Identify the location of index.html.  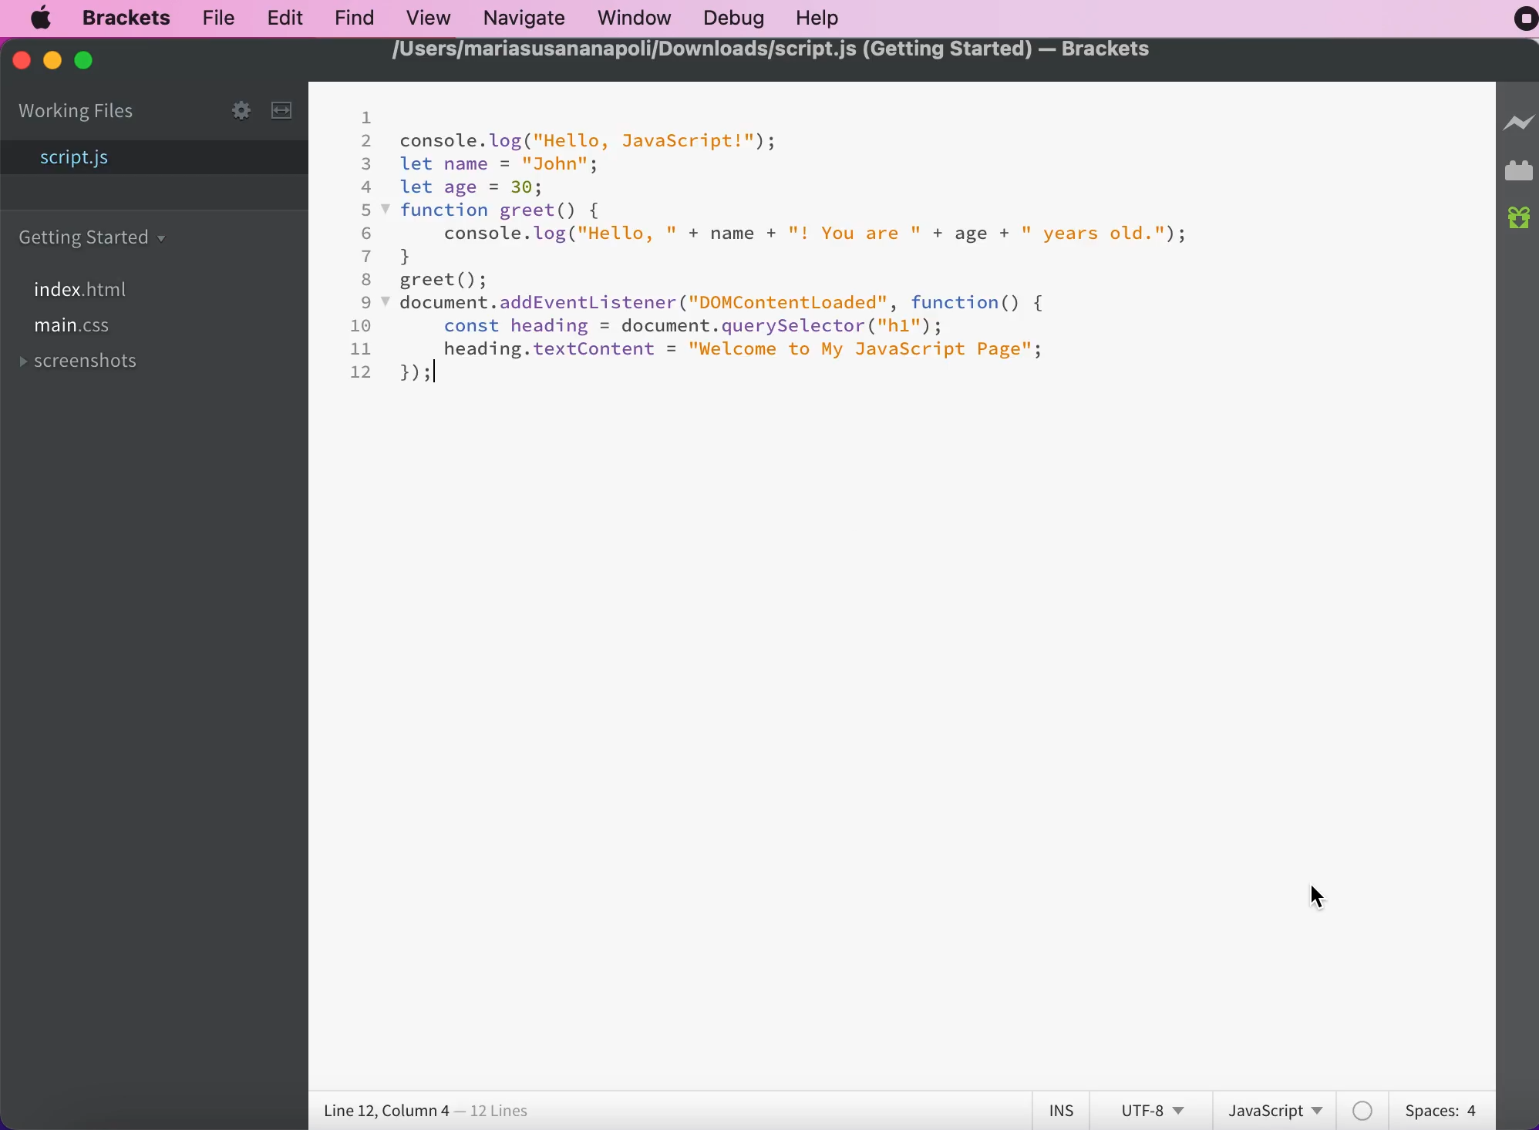
(89, 290).